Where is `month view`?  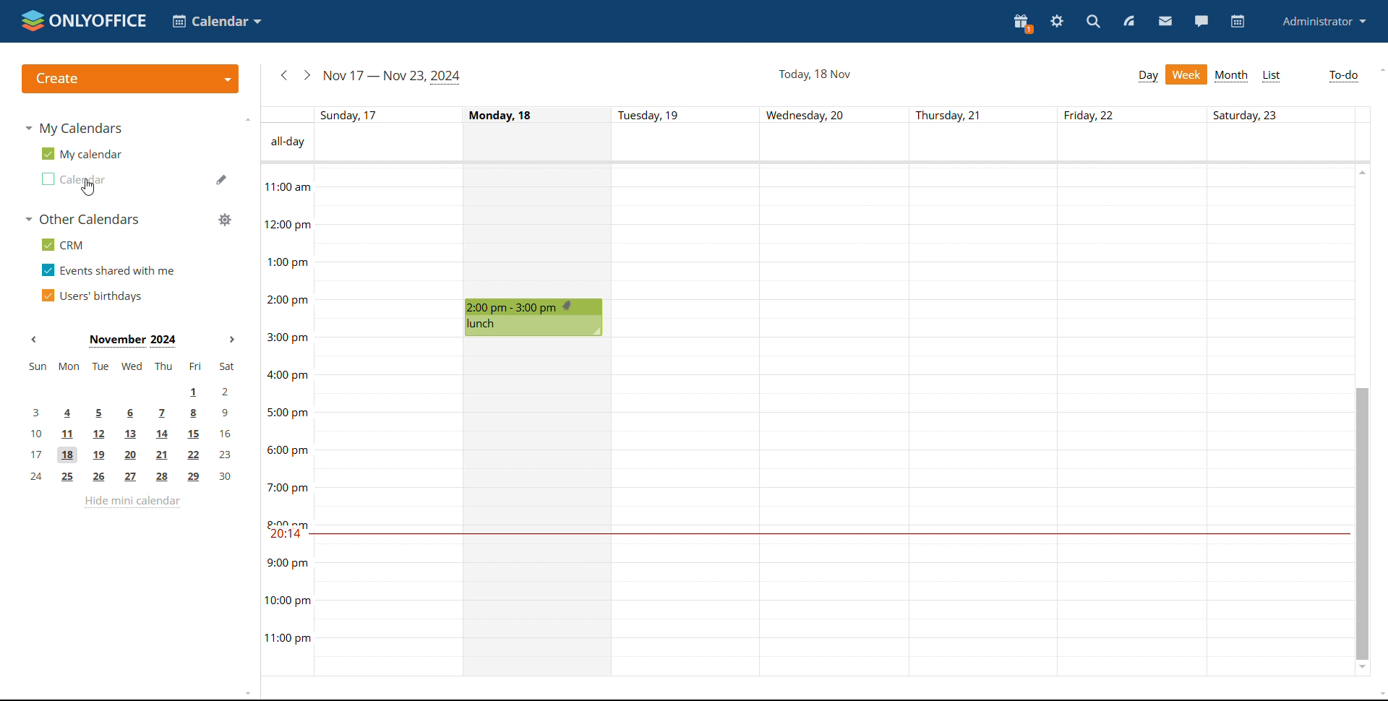 month view is located at coordinates (1233, 76).